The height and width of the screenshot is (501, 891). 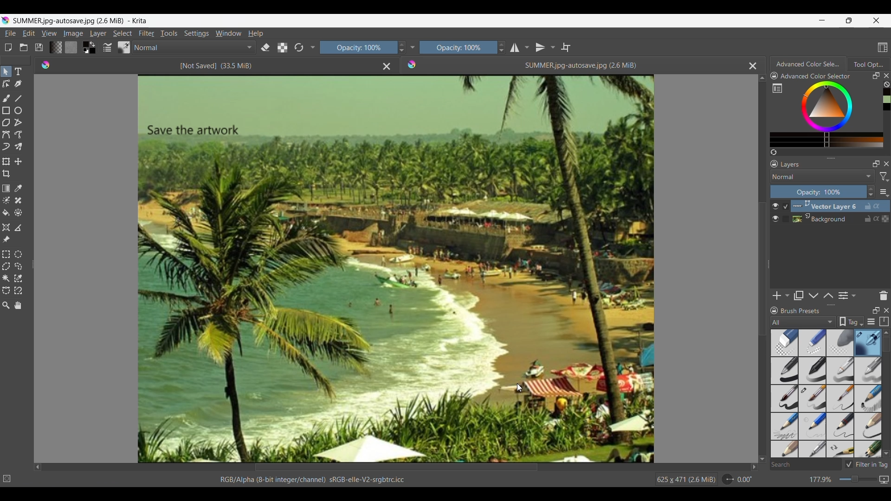 What do you see at coordinates (396, 468) in the screenshot?
I see `Horizontal slide bar` at bounding box center [396, 468].